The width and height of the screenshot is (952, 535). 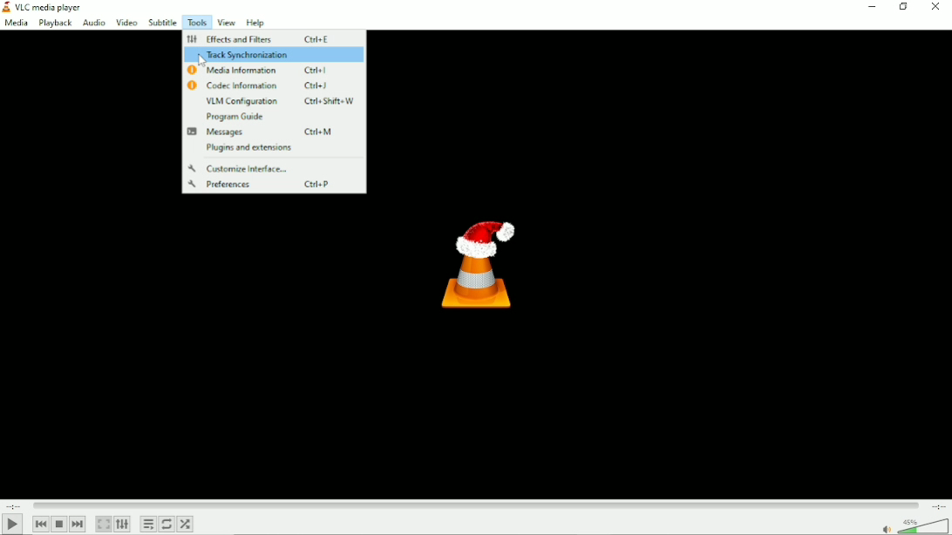 What do you see at coordinates (162, 22) in the screenshot?
I see `subtitle` at bounding box center [162, 22].